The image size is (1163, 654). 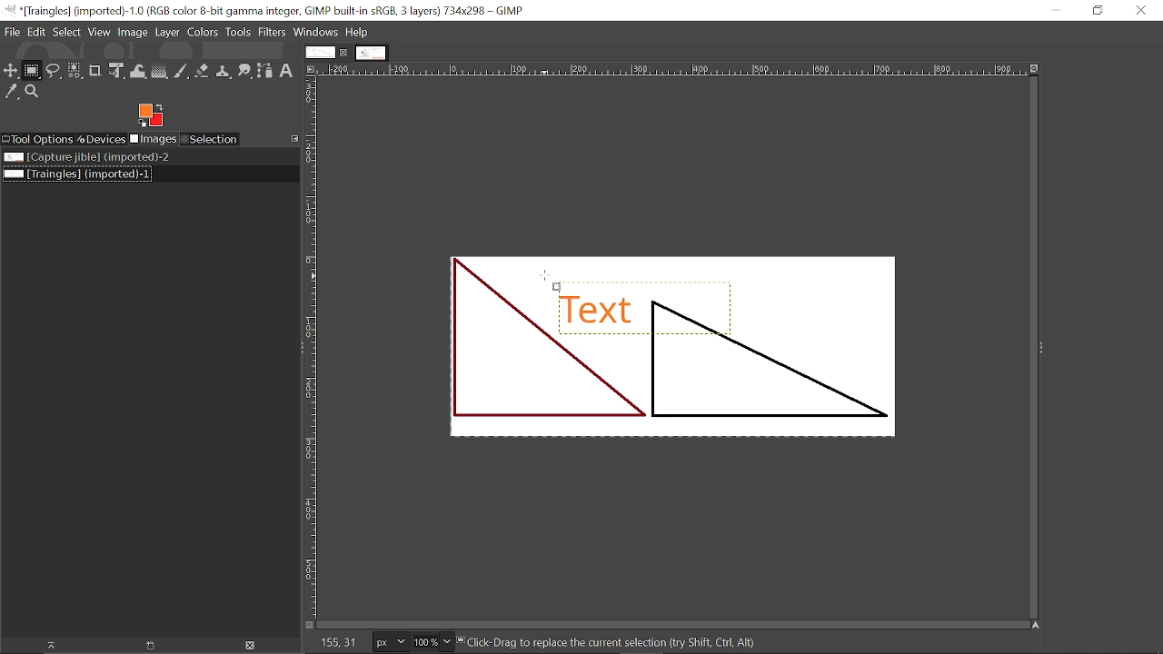 I want to click on Path tool, so click(x=265, y=72).